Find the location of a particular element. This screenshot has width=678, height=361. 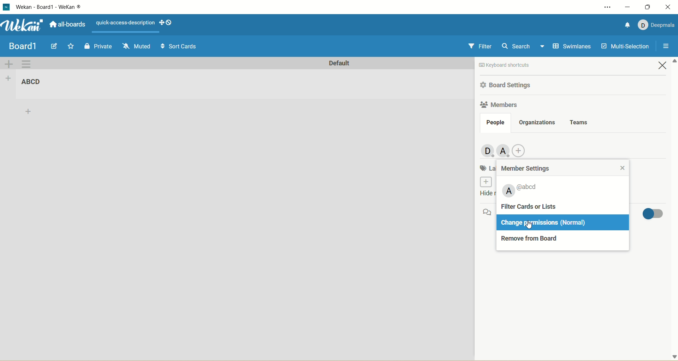

add list is located at coordinates (8, 78).